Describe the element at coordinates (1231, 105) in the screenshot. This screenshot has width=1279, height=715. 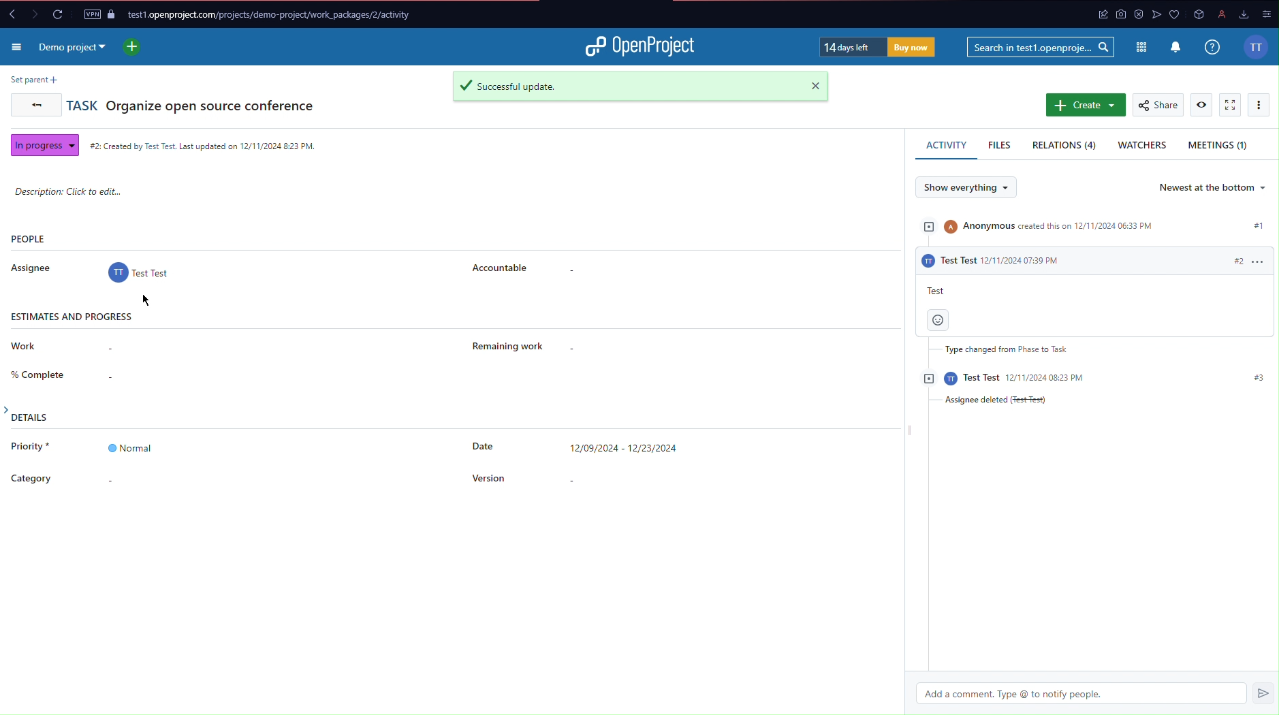
I see `Fullscreen` at that location.